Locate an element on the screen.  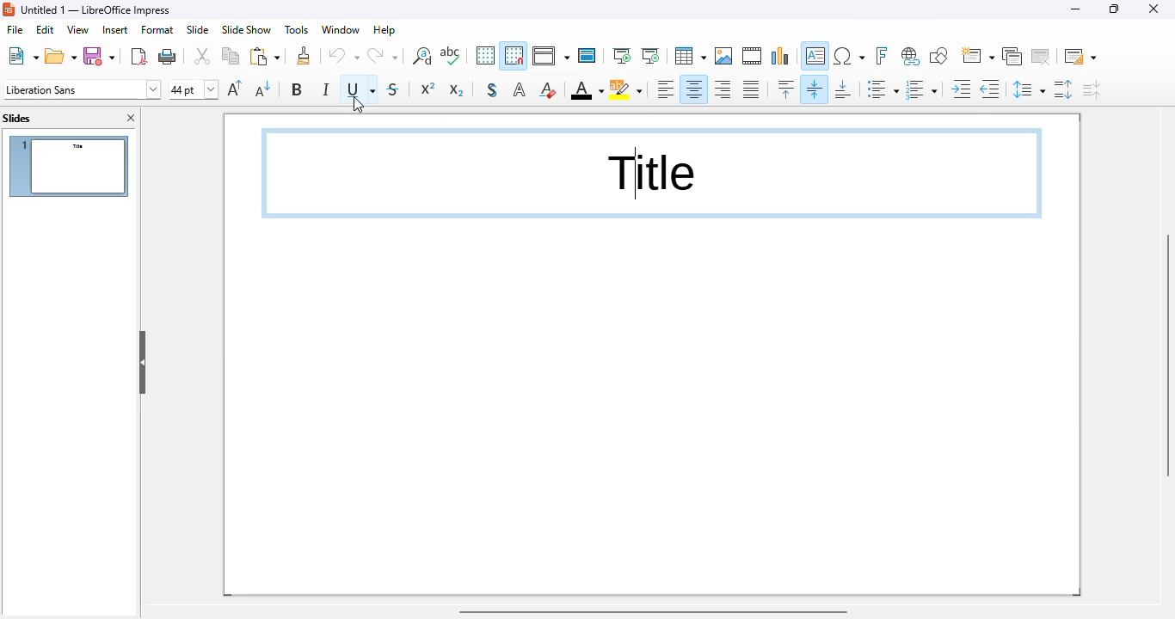
content box is located at coordinates (652, 173).